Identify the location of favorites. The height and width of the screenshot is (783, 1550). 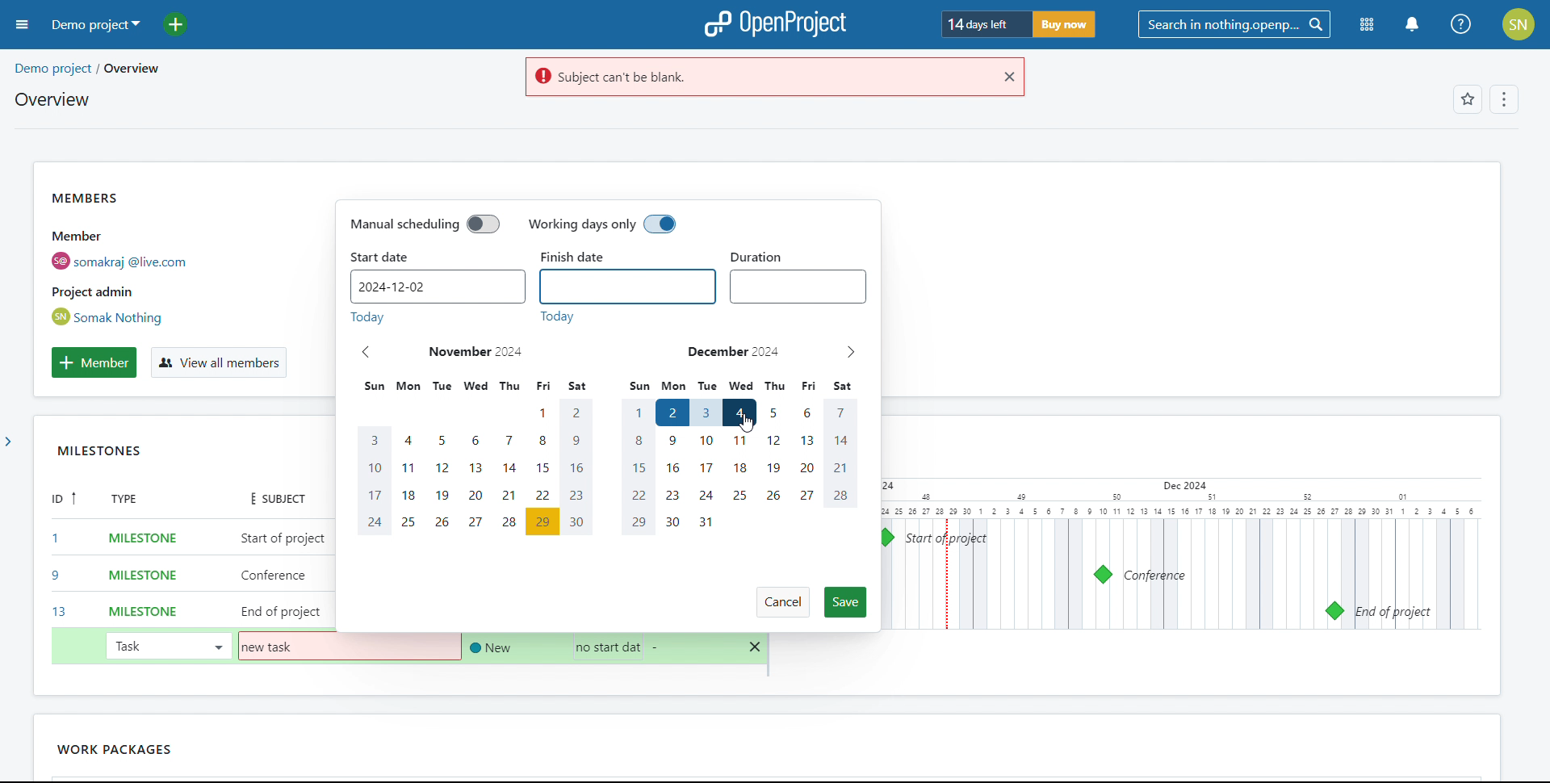
(1467, 101).